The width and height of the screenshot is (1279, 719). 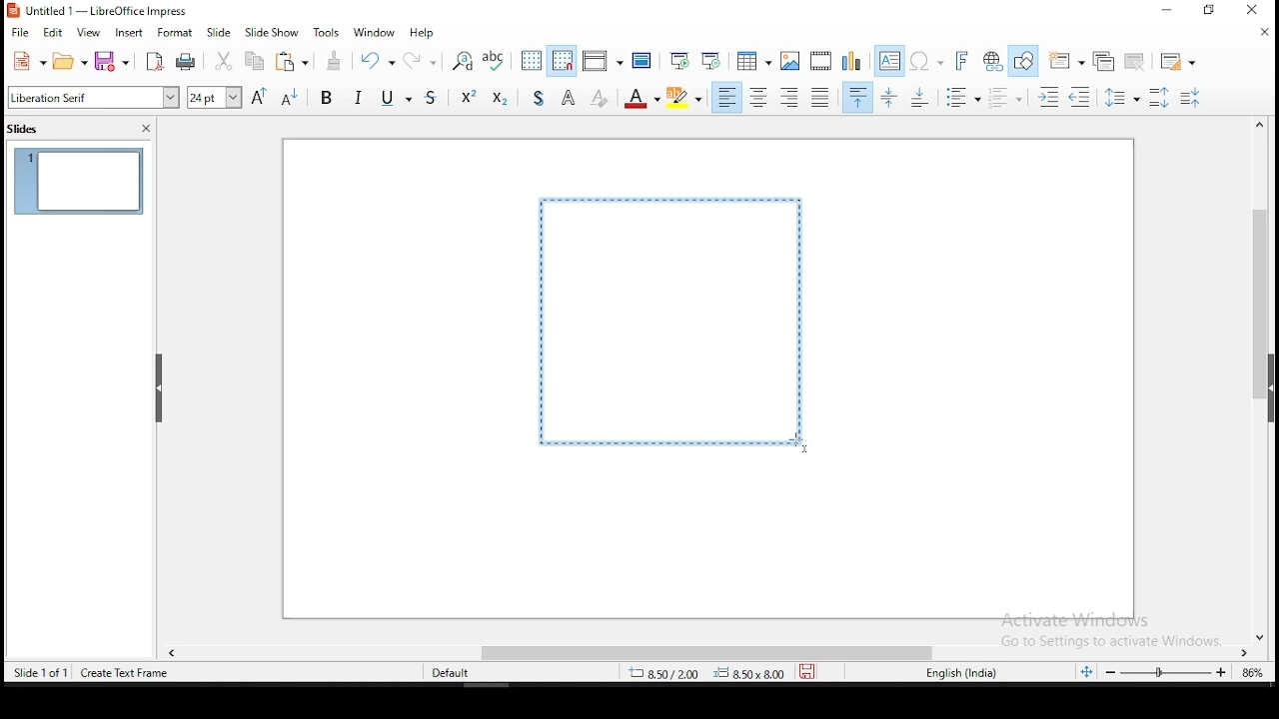 What do you see at coordinates (1192, 98) in the screenshot?
I see `decrease paragraph spacing` at bounding box center [1192, 98].